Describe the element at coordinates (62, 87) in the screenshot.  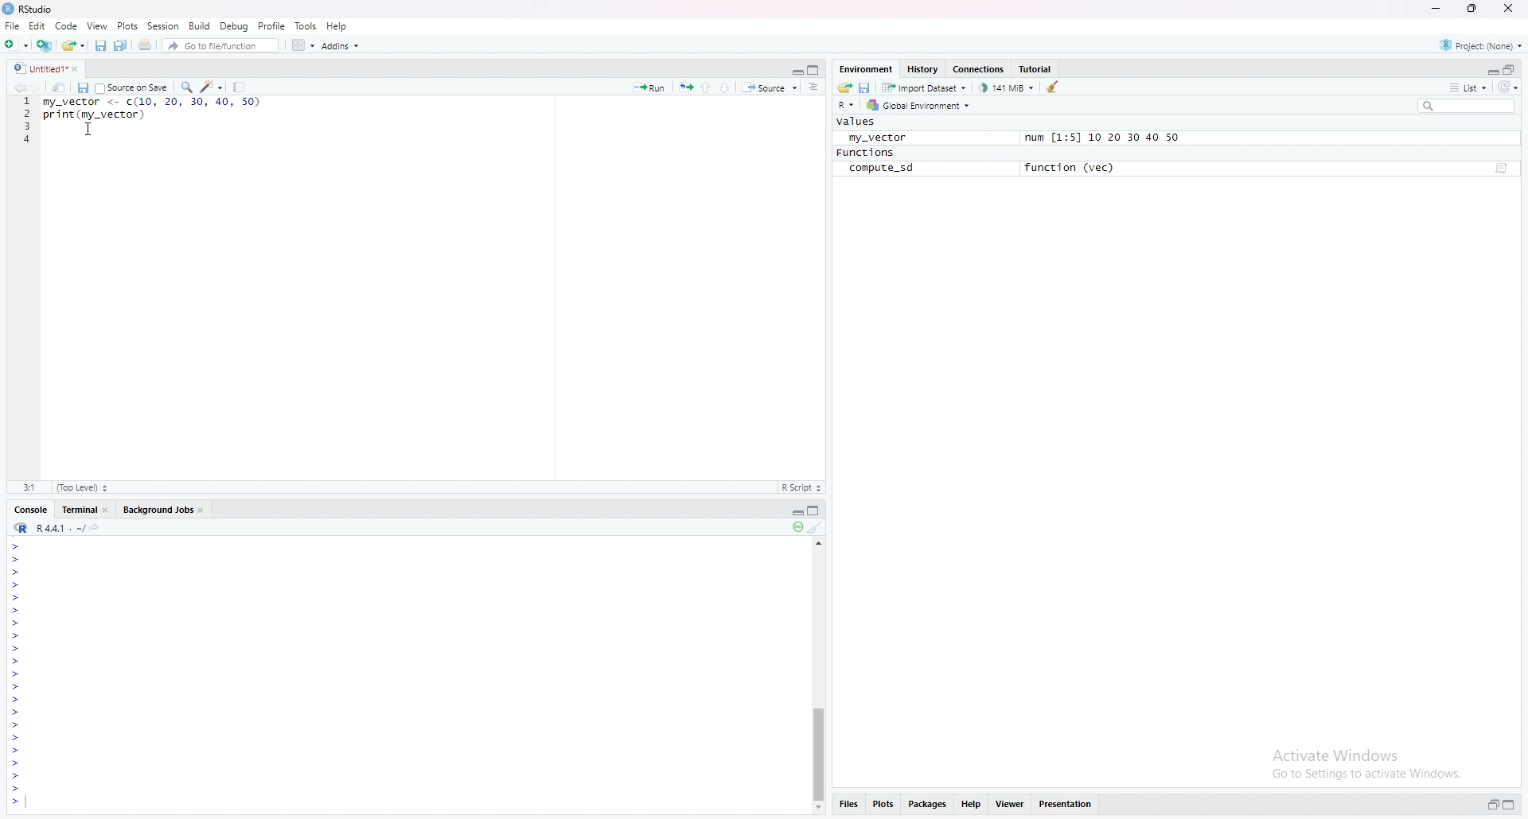
I see `Show in new window` at that location.